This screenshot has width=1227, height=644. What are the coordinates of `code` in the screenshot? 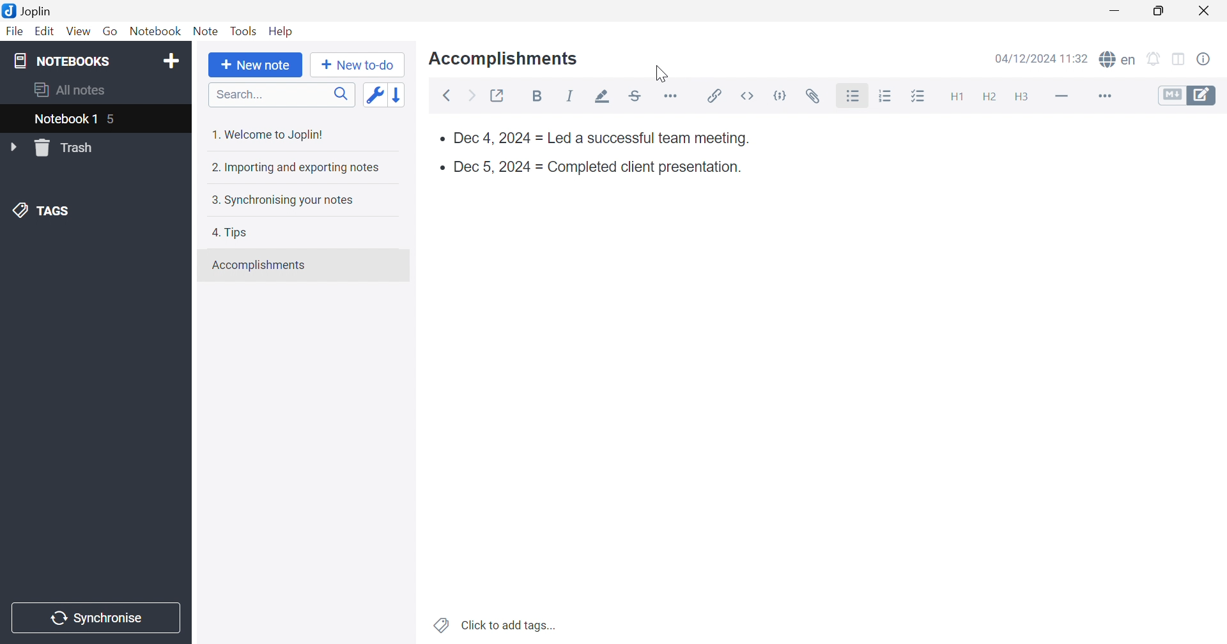 It's located at (781, 94).